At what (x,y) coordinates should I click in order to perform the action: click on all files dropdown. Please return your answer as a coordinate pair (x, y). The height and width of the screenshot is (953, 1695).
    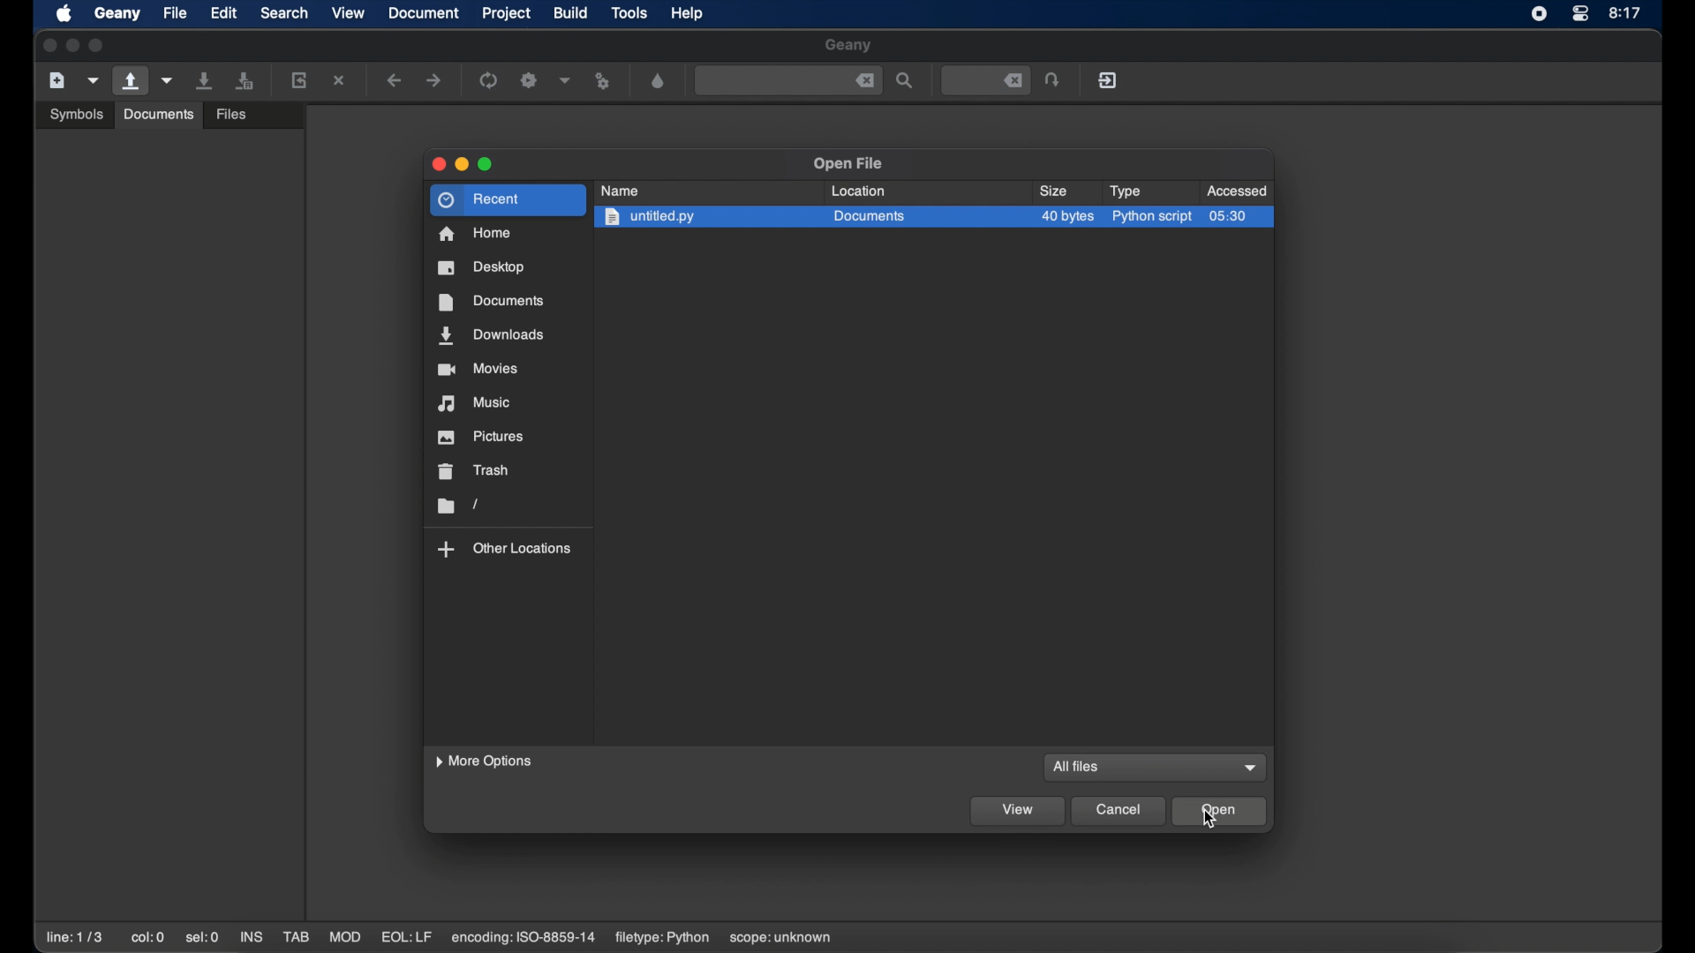
    Looking at the image, I should click on (1251, 769).